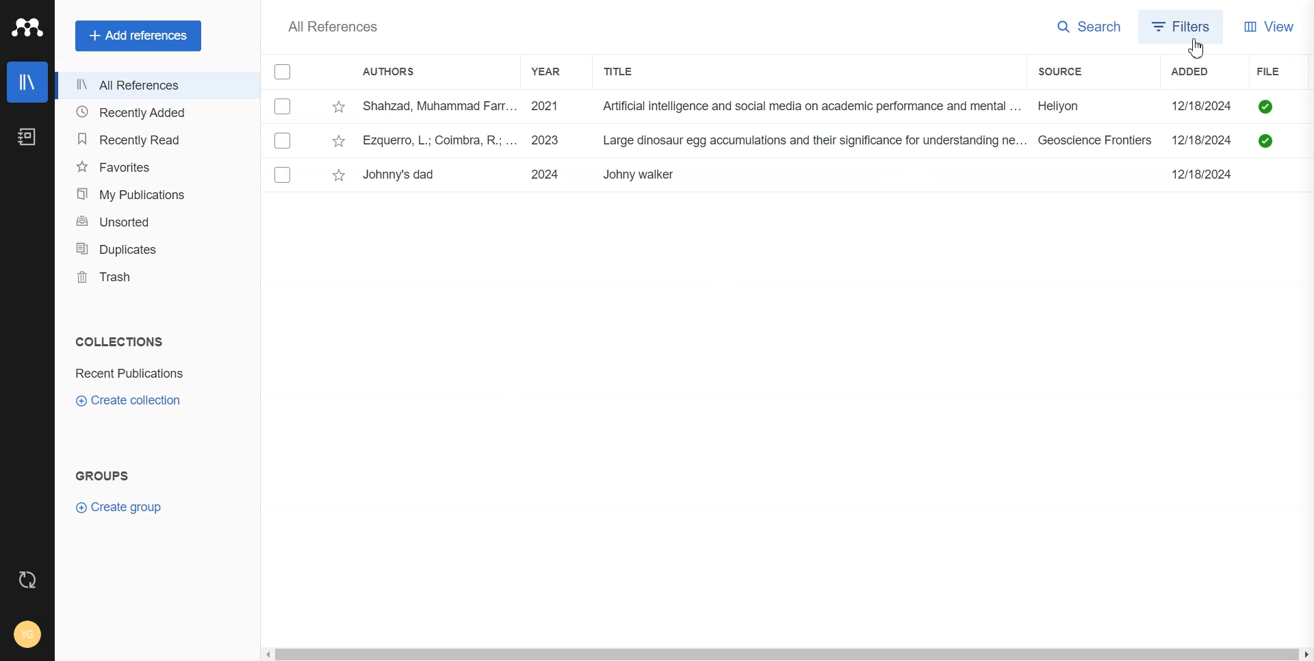 This screenshot has width=1314, height=661. What do you see at coordinates (284, 72) in the screenshot?
I see `Checklist` at bounding box center [284, 72].